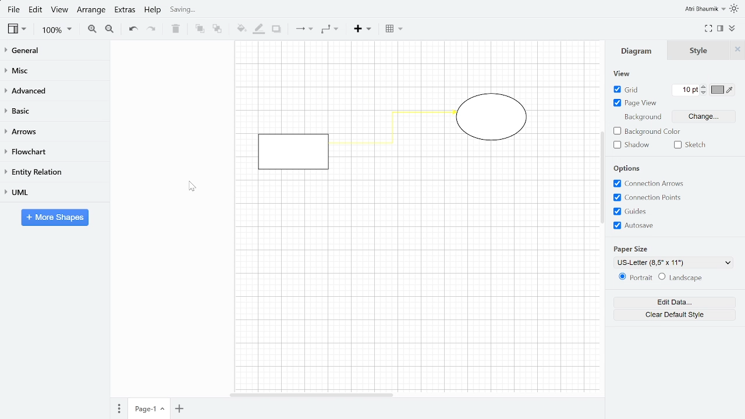 This screenshot has height=419, width=745. I want to click on cursor, so click(193, 186).